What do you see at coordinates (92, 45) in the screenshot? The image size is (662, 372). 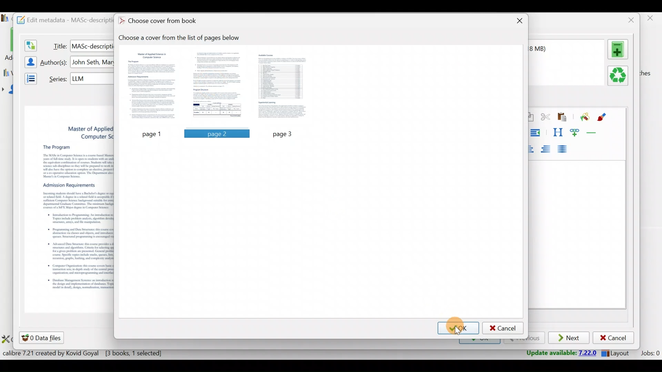 I see `` at bounding box center [92, 45].